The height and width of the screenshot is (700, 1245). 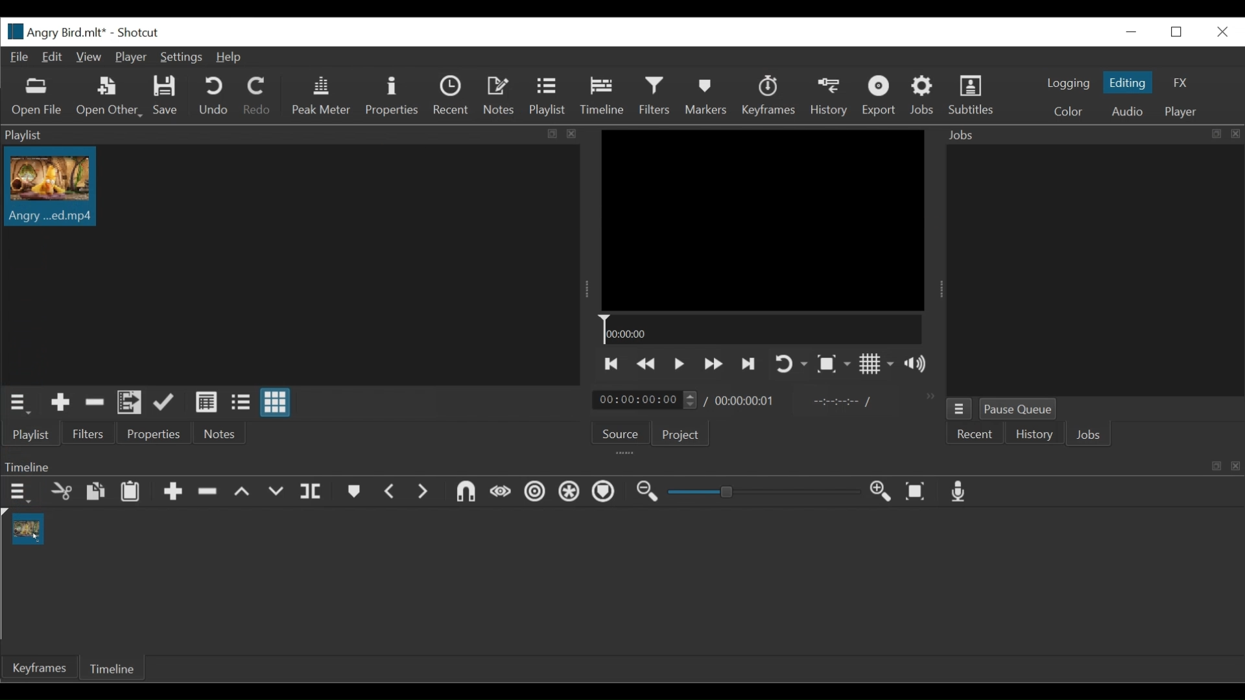 I want to click on Notes, so click(x=220, y=433).